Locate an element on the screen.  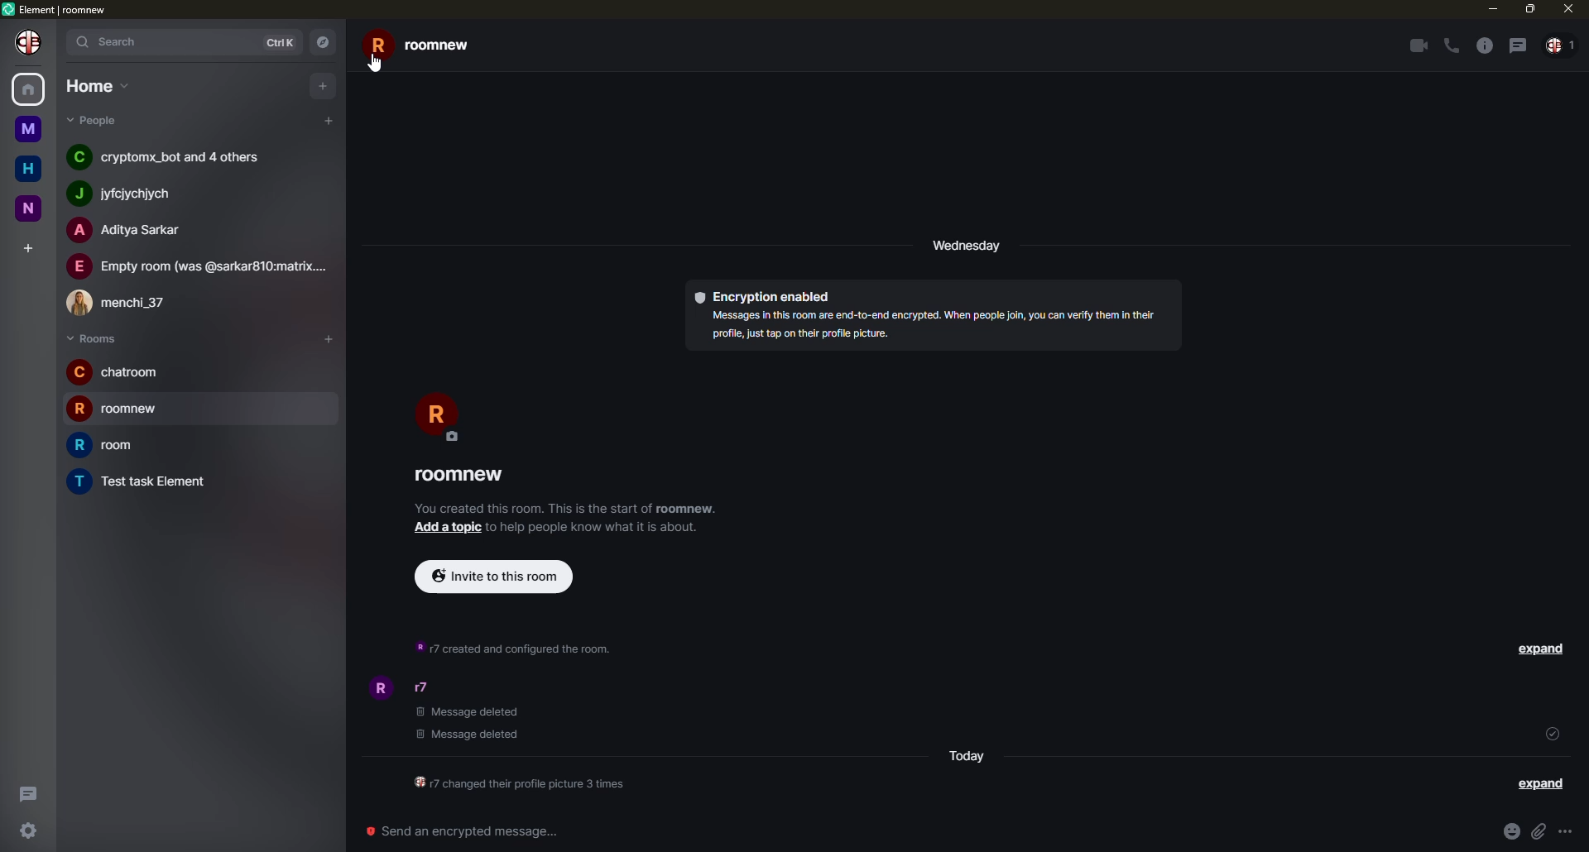
room is located at coordinates (118, 372).